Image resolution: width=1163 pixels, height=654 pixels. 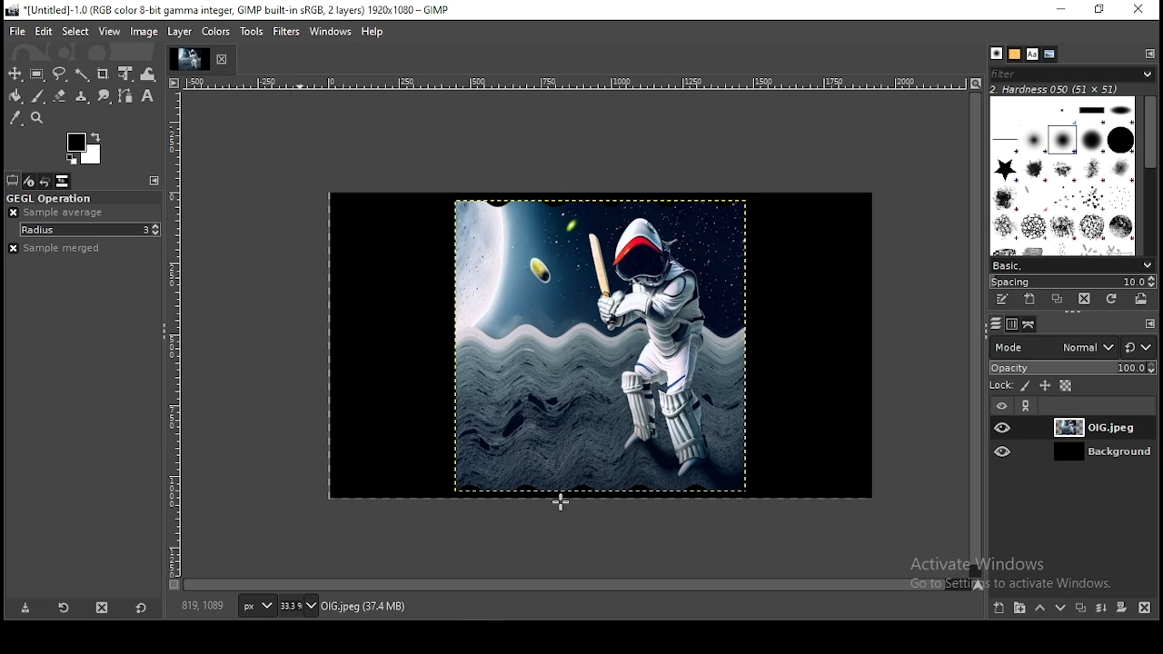 I want to click on free select tool, so click(x=61, y=74).